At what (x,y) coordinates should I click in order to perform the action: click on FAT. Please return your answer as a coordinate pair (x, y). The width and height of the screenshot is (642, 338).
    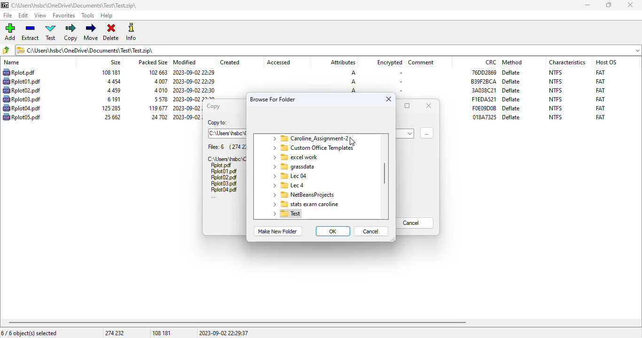
    Looking at the image, I should click on (600, 81).